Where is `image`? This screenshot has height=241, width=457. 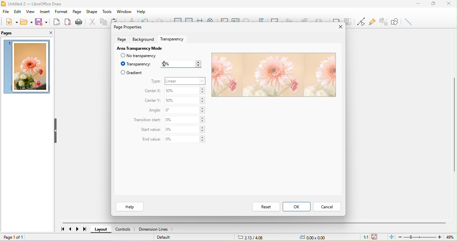
image is located at coordinates (27, 67).